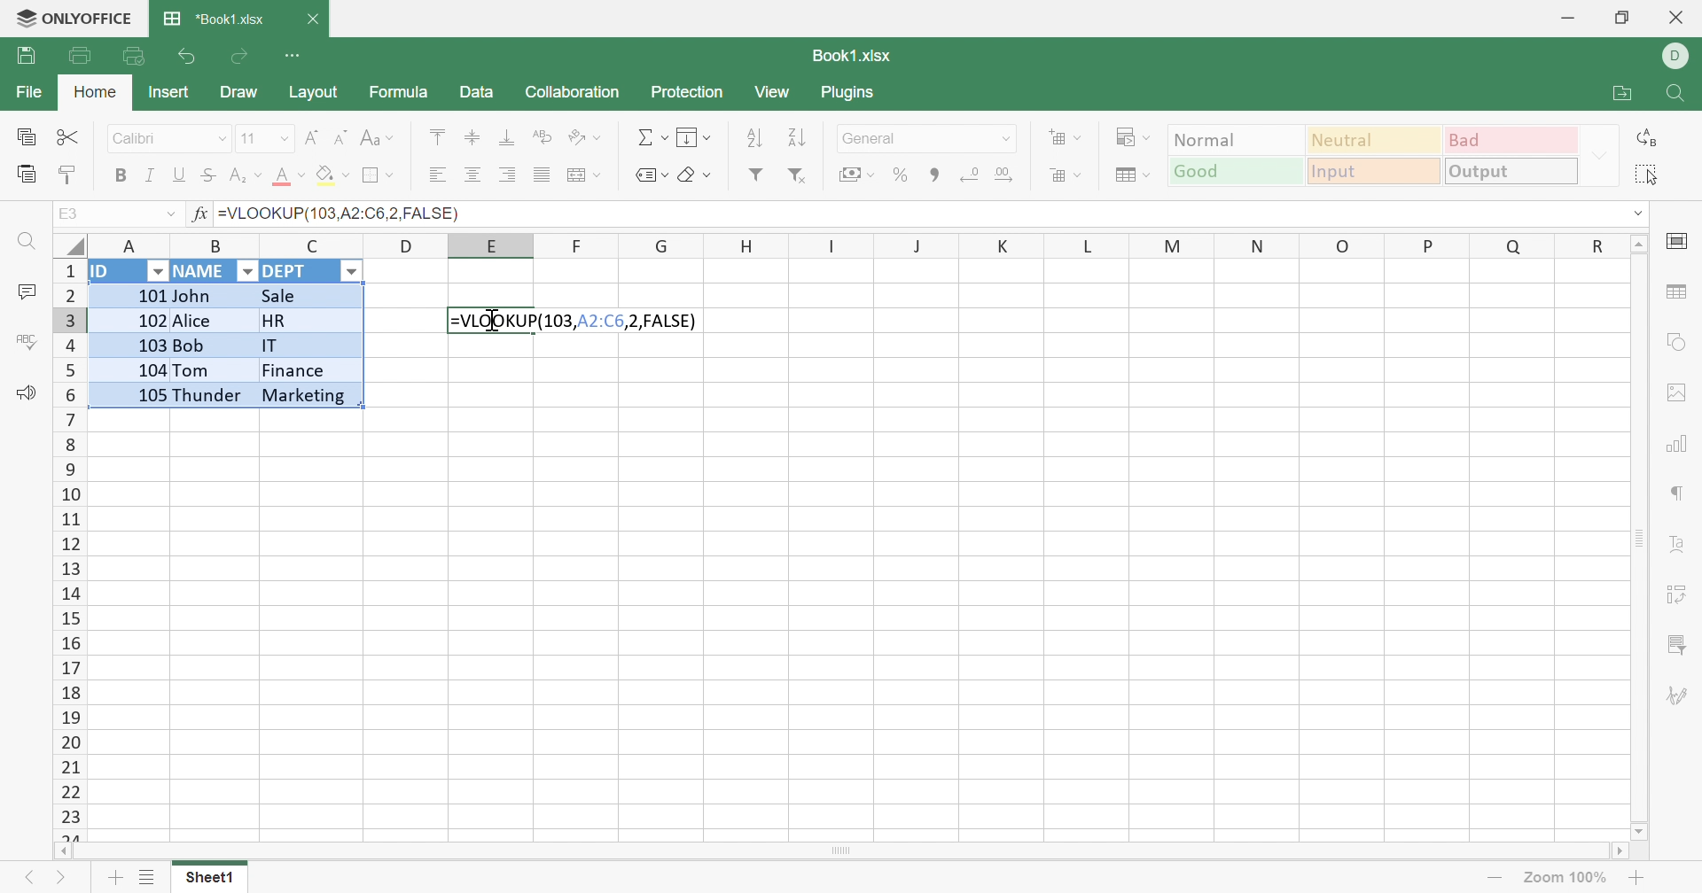 The width and height of the screenshot is (1702, 893). I want to click on Find, so click(25, 245).